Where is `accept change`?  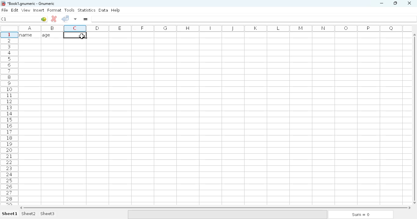
accept change is located at coordinates (65, 18).